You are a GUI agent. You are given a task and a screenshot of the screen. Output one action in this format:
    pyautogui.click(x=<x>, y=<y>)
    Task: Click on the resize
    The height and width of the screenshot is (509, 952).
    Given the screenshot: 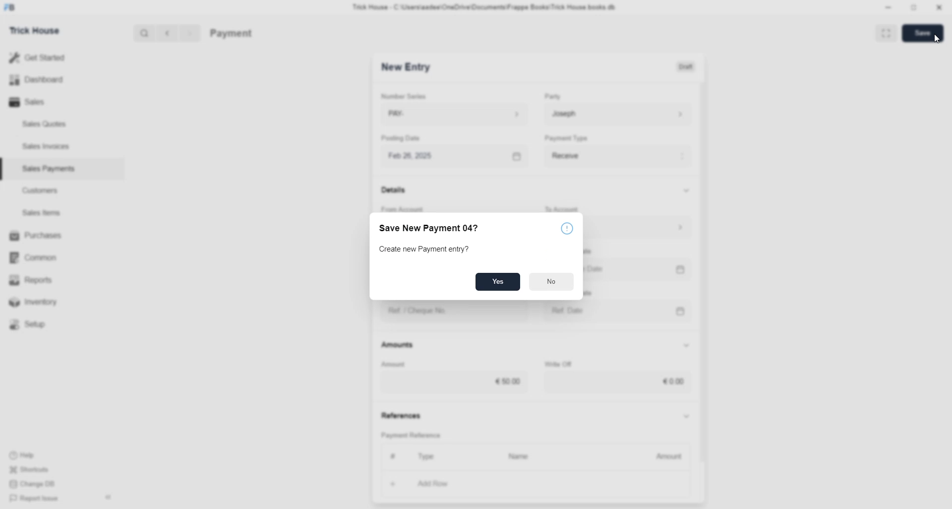 What is the action you would take?
    pyautogui.click(x=914, y=7)
    